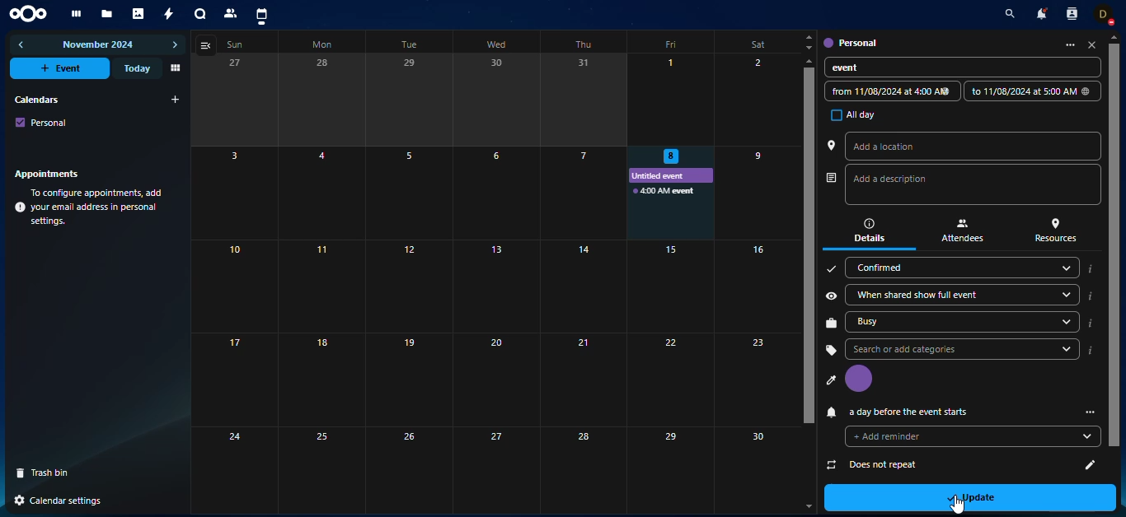  What do you see at coordinates (31, 12) in the screenshot?
I see `nextcloud` at bounding box center [31, 12].